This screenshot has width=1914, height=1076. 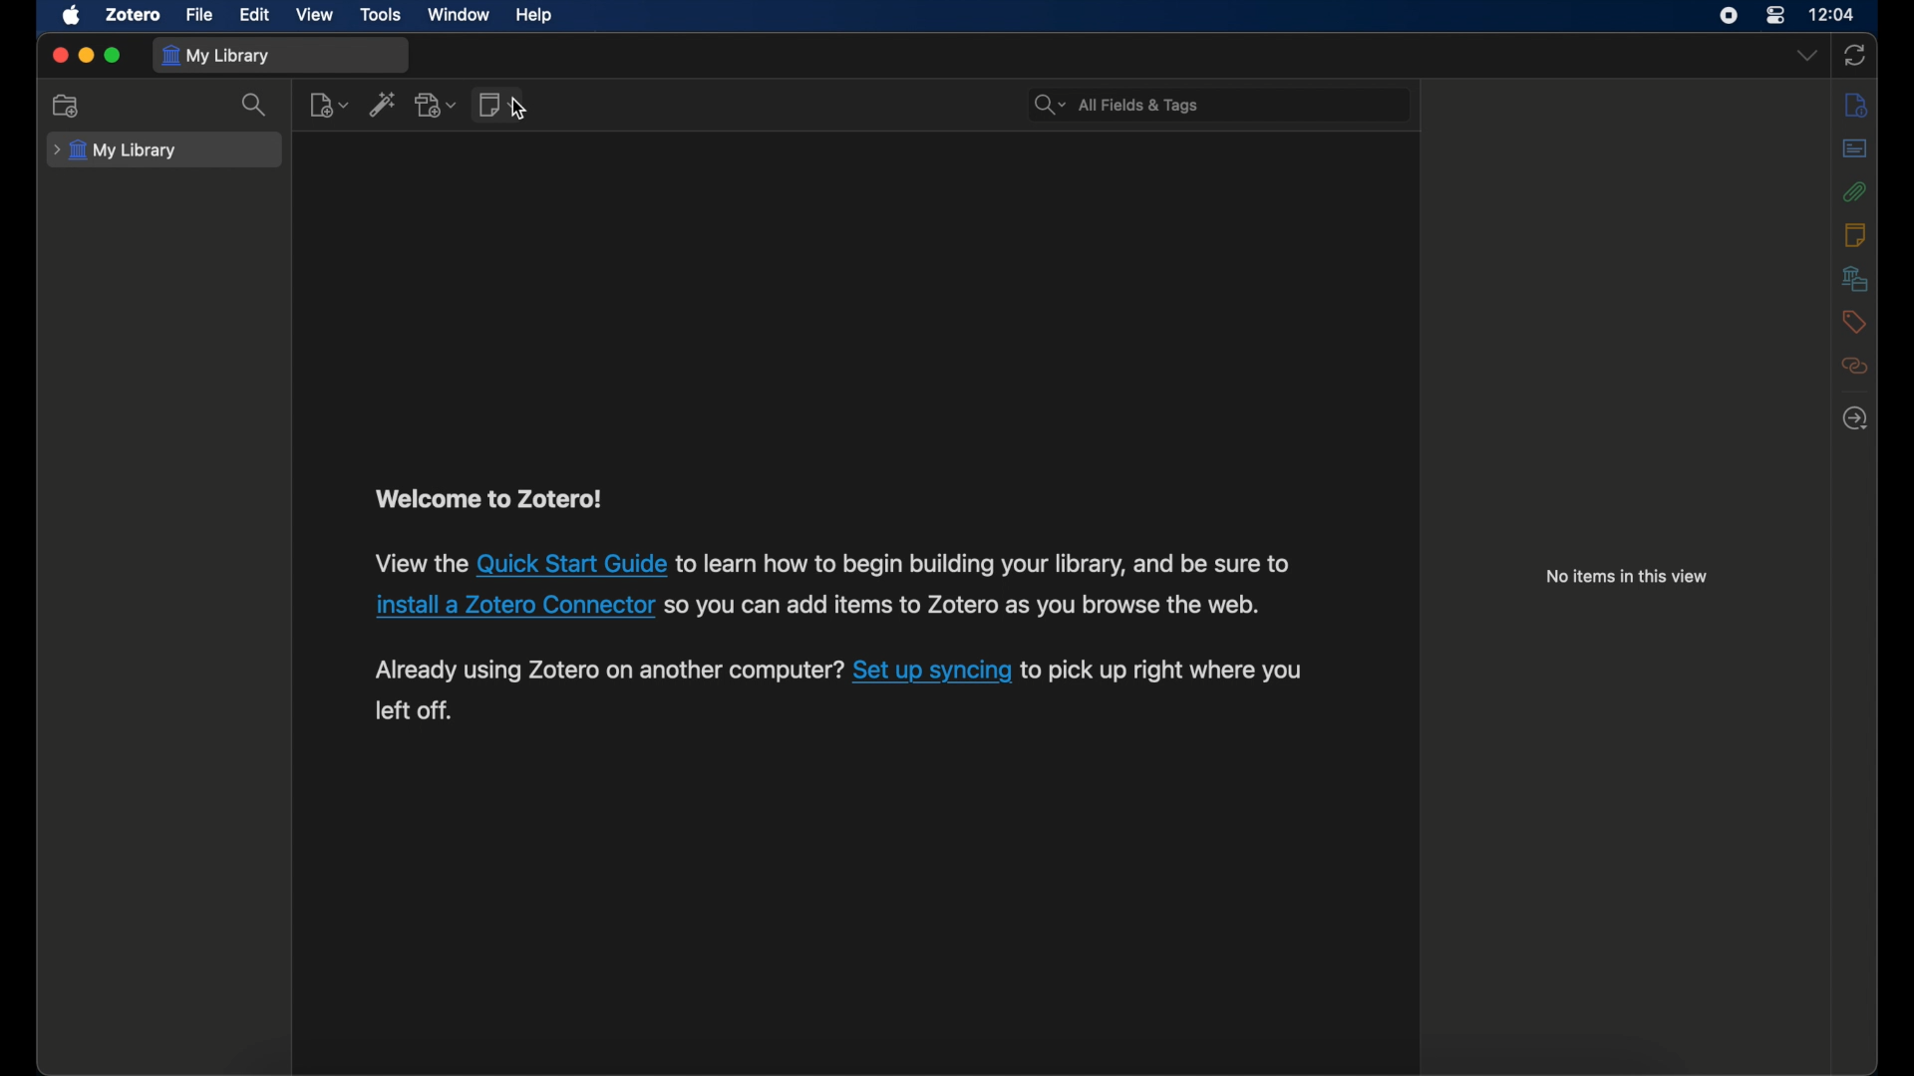 What do you see at coordinates (438, 106) in the screenshot?
I see `add attachments` at bounding box center [438, 106].